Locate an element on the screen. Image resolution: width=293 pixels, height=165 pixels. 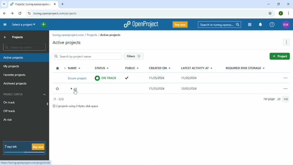
turing.openproject.com is located at coordinates (68, 35).